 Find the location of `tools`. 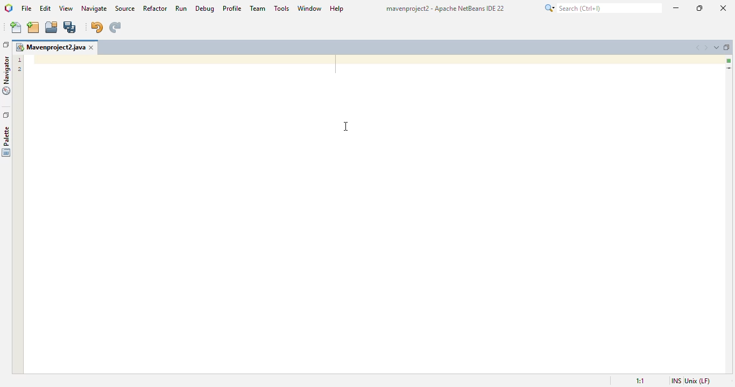

tools is located at coordinates (282, 8).